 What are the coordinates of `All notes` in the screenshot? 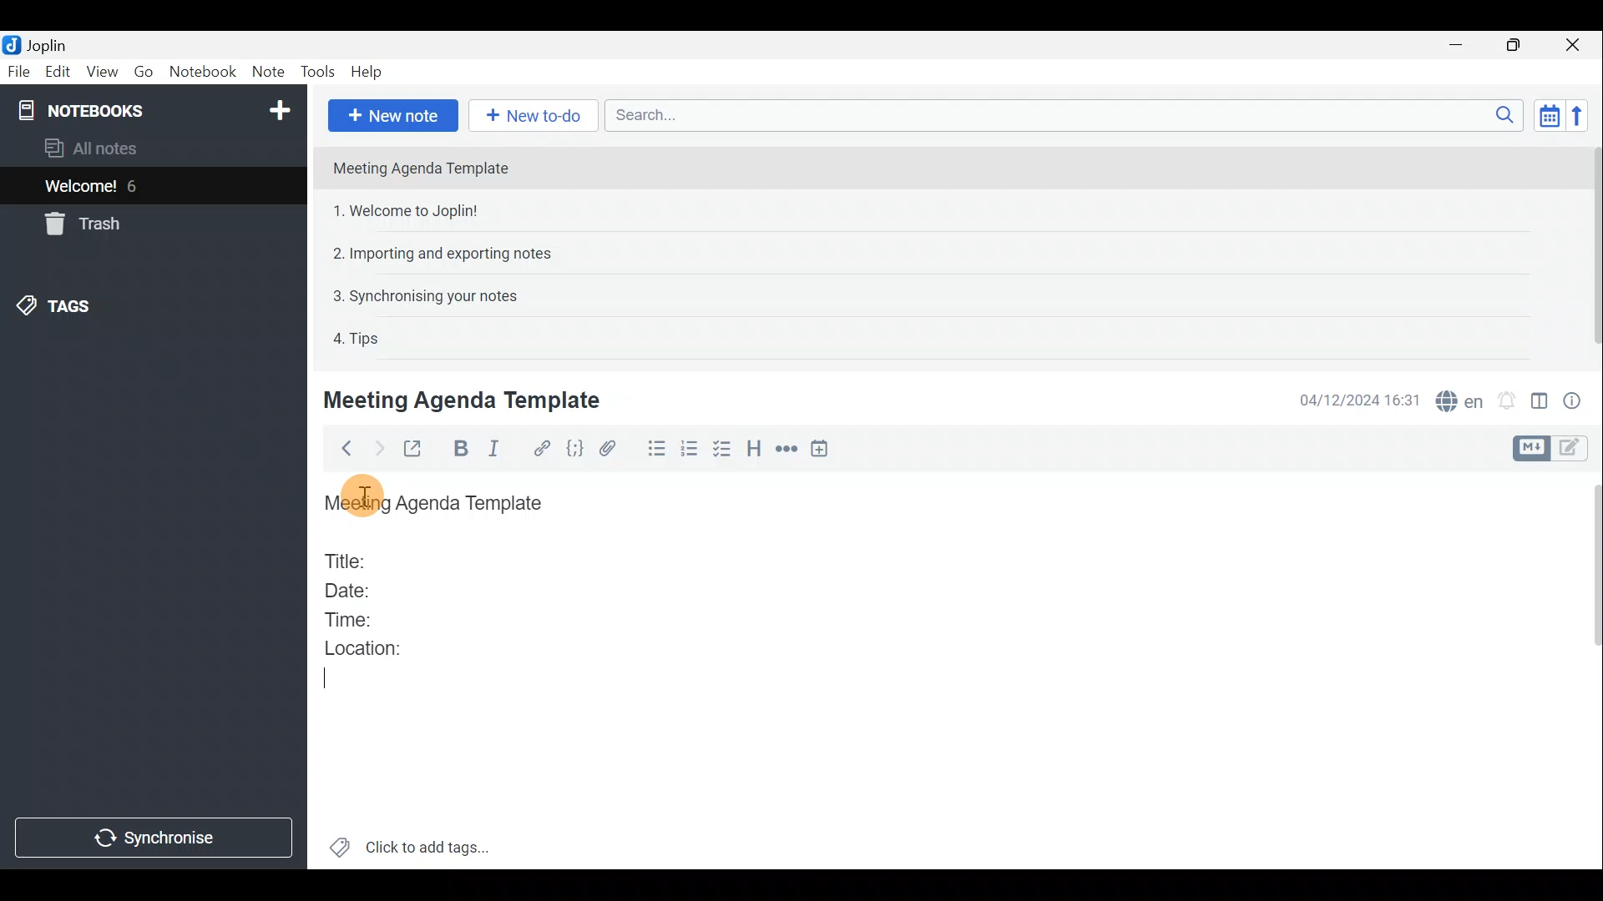 It's located at (119, 148).